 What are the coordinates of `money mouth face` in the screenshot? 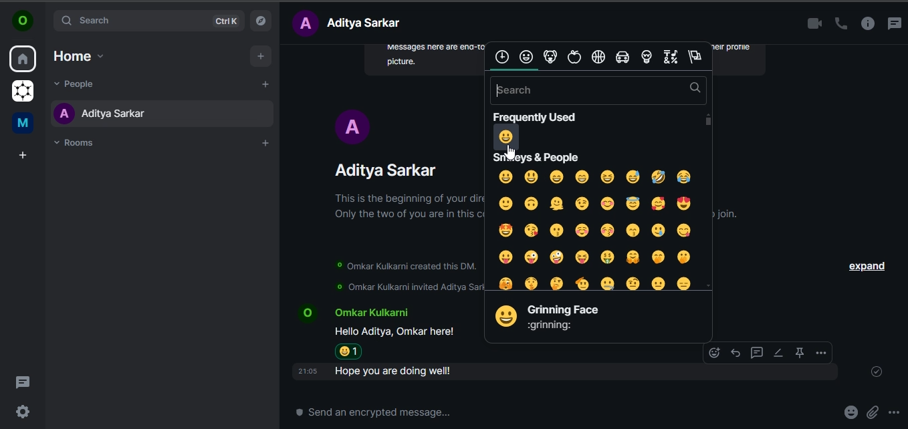 It's located at (608, 256).